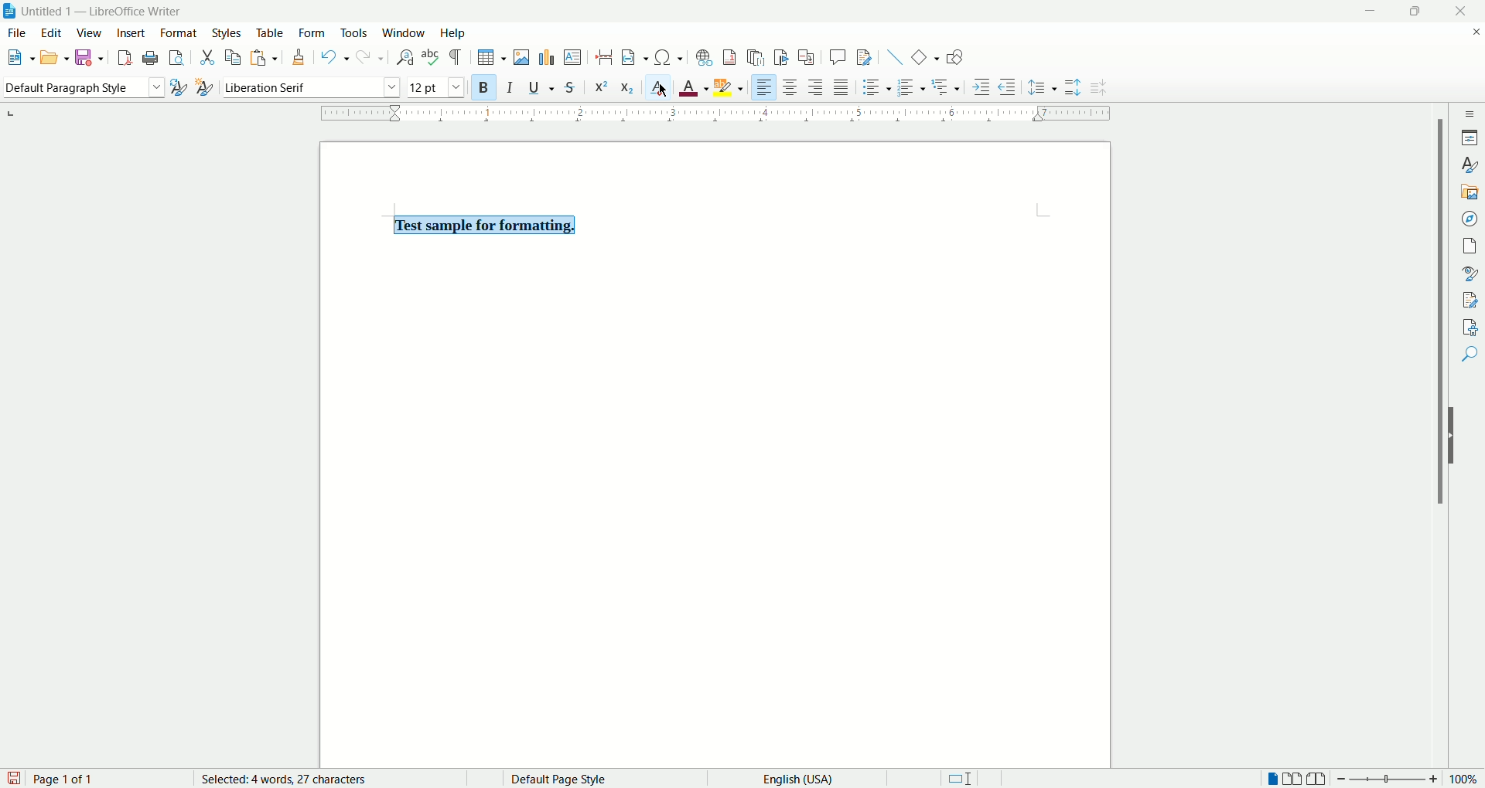 This screenshot has height=788, width=1485. I want to click on font color, so click(695, 90).